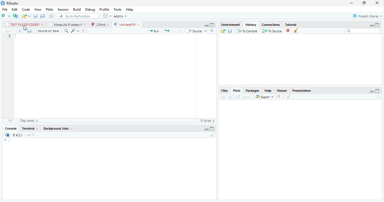  I want to click on RStudio, so click(13, 3).